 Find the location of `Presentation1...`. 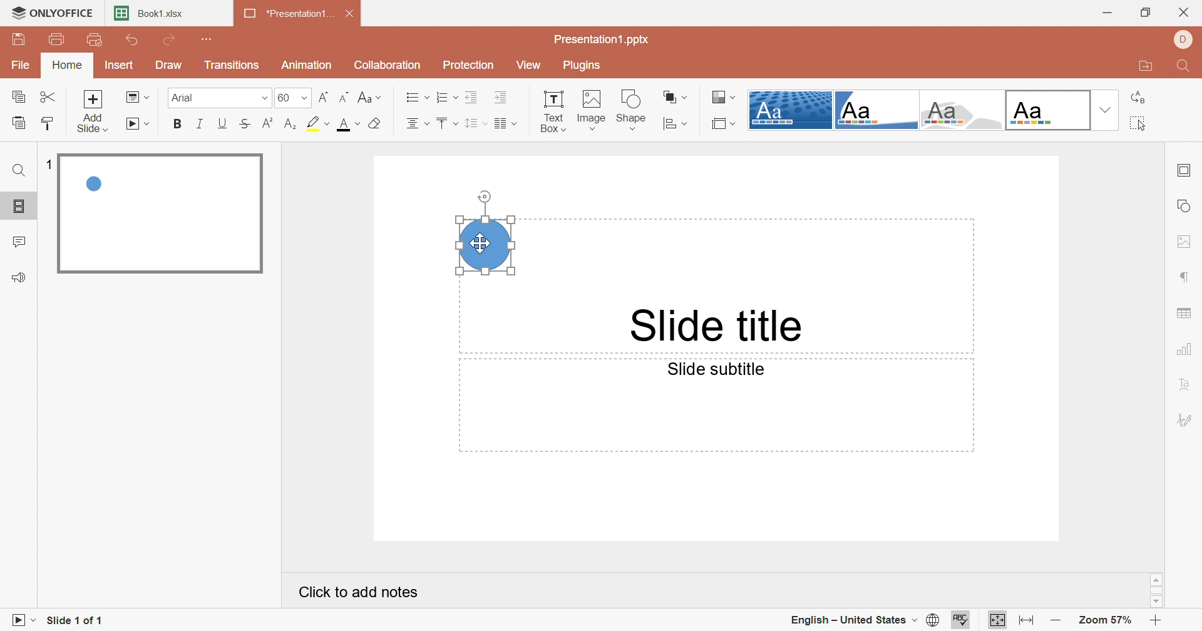

Presentation1... is located at coordinates (289, 14).